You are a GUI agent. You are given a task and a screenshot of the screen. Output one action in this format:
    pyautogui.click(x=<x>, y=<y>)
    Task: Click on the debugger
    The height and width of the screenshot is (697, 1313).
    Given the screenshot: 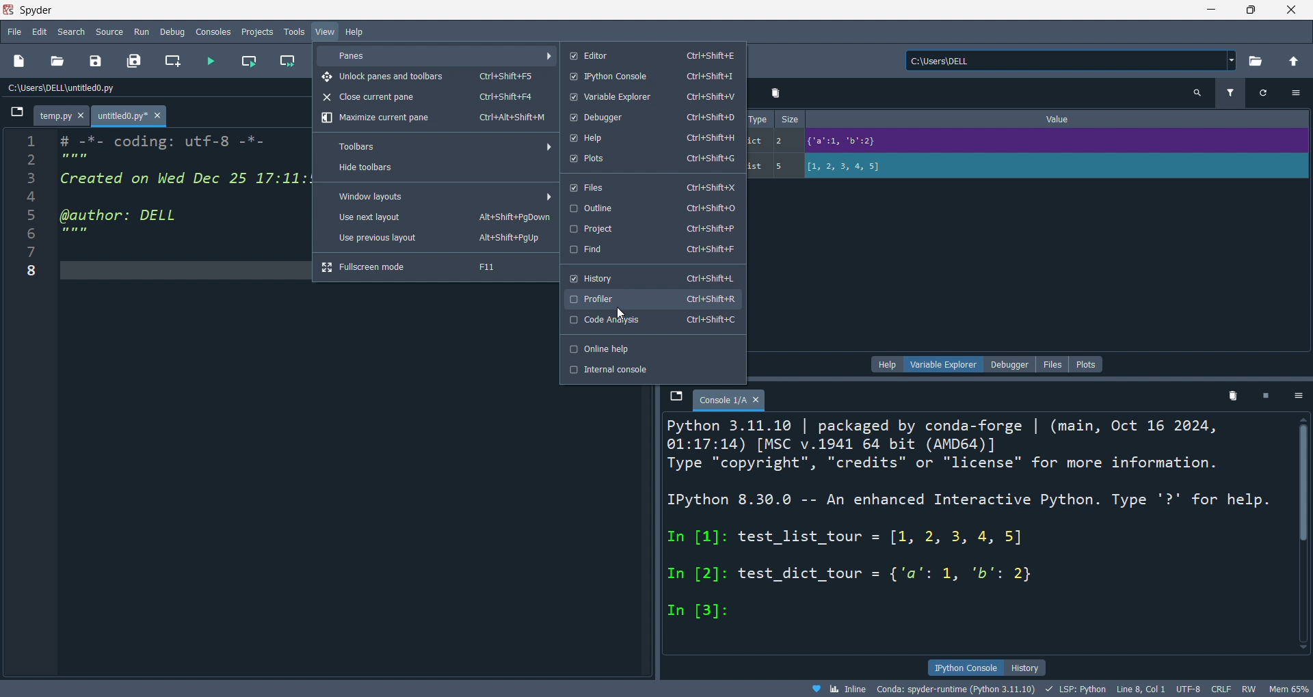 What is the action you would take?
    pyautogui.click(x=656, y=117)
    